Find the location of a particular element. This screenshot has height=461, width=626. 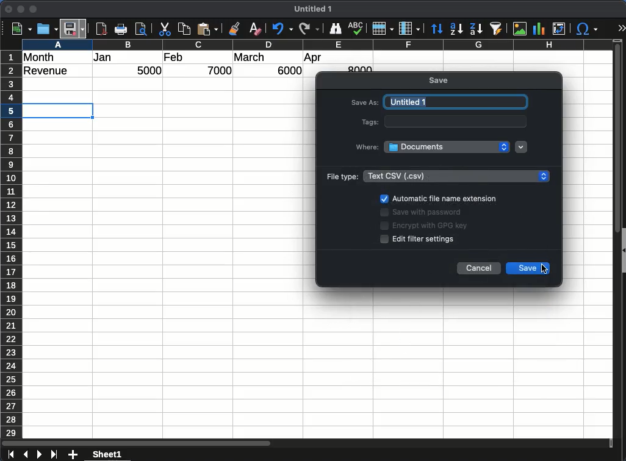

8000 is located at coordinates (358, 68).